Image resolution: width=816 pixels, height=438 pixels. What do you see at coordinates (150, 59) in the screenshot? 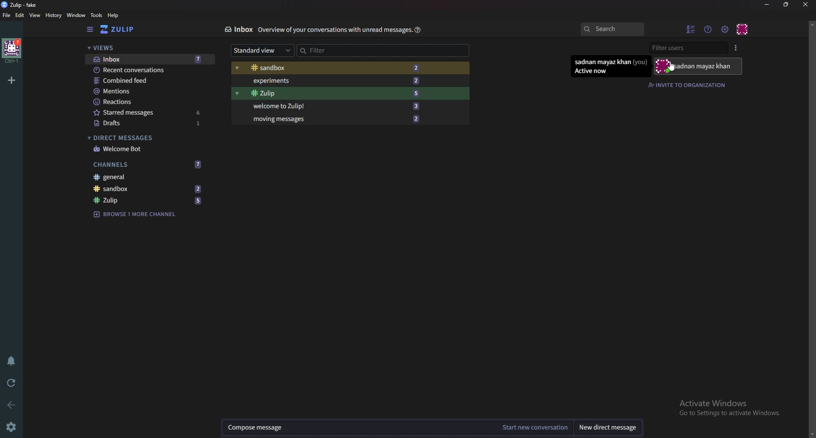
I see `Inbox` at bounding box center [150, 59].